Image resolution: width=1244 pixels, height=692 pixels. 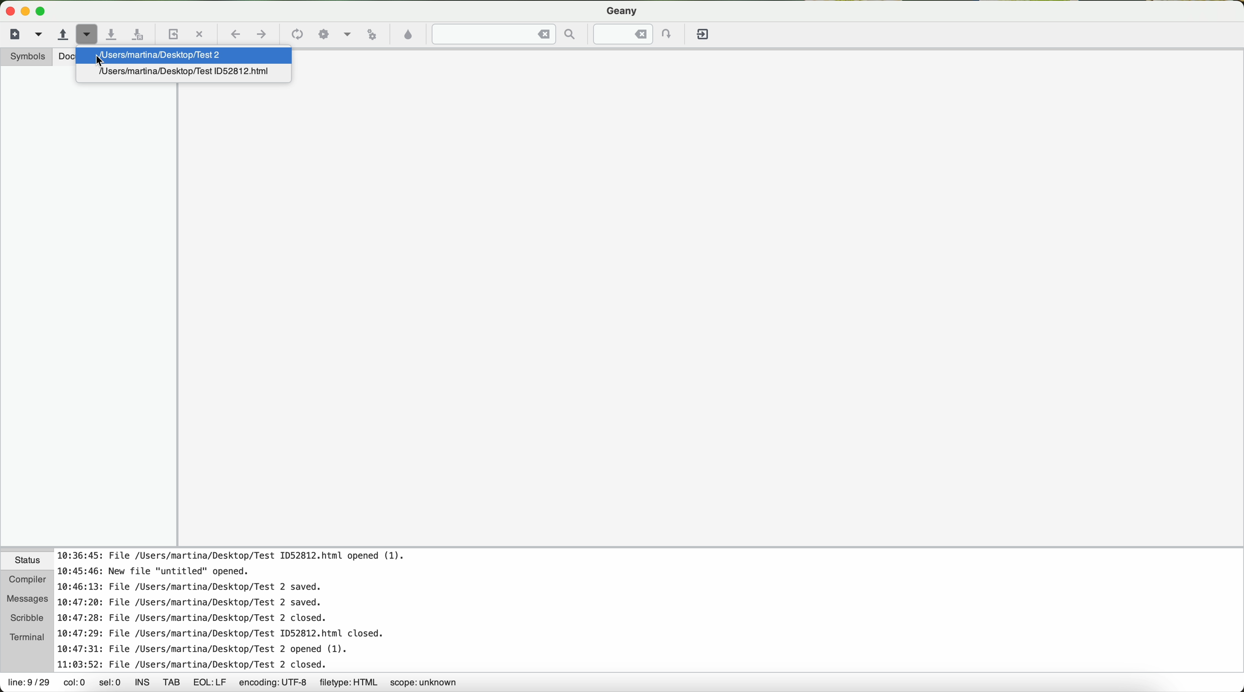 What do you see at coordinates (24, 637) in the screenshot?
I see `terminal` at bounding box center [24, 637].